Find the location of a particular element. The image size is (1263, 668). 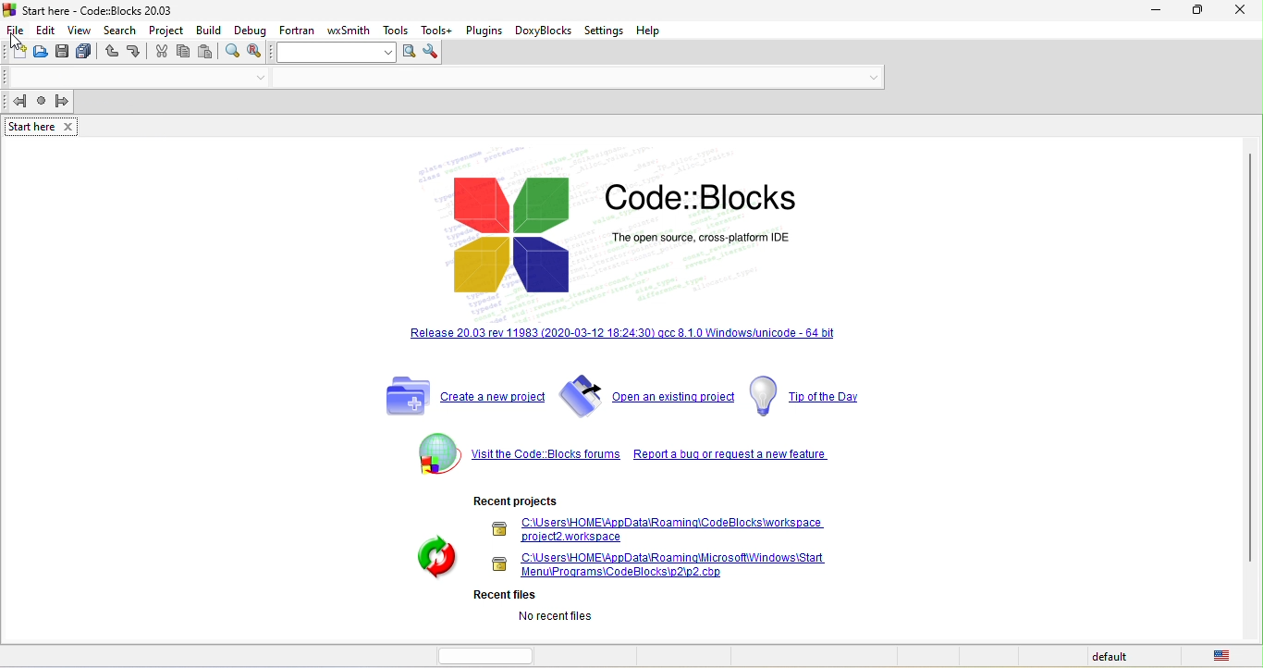

text to search is located at coordinates (337, 52).